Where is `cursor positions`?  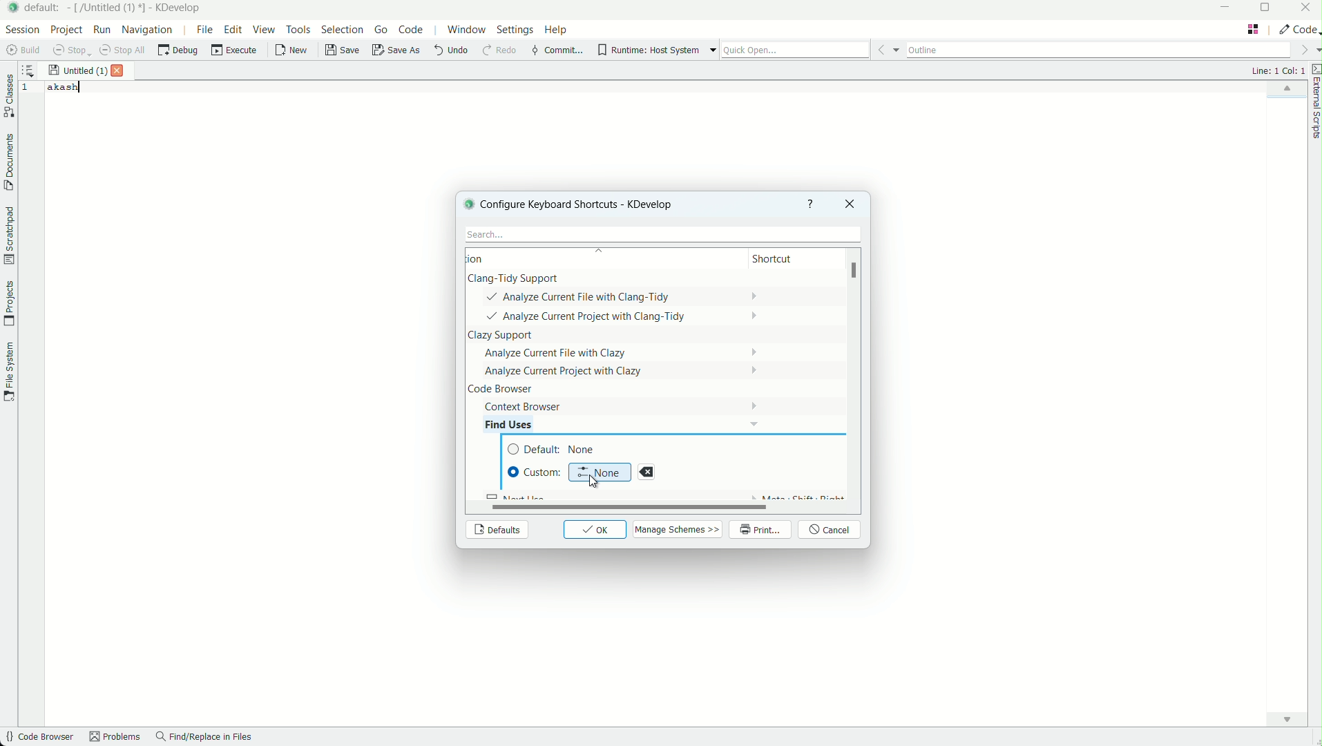
cursor positions is located at coordinates (1277, 70).